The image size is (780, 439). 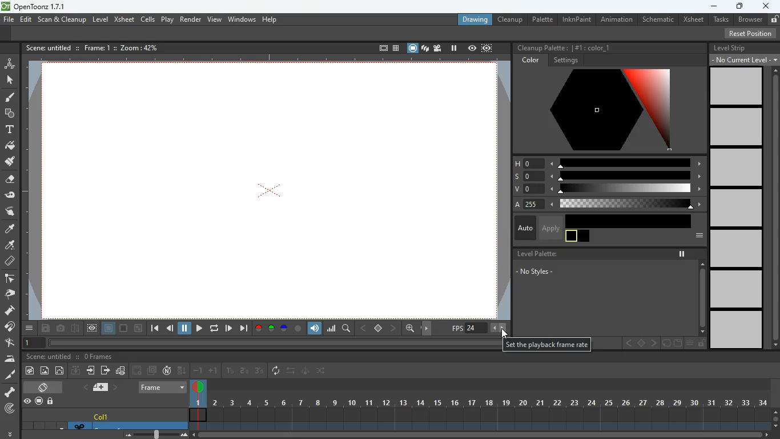 What do you see at coordinates (276, 372) in the screenshot?
I see `reverse` at bounding box center [276, 372].